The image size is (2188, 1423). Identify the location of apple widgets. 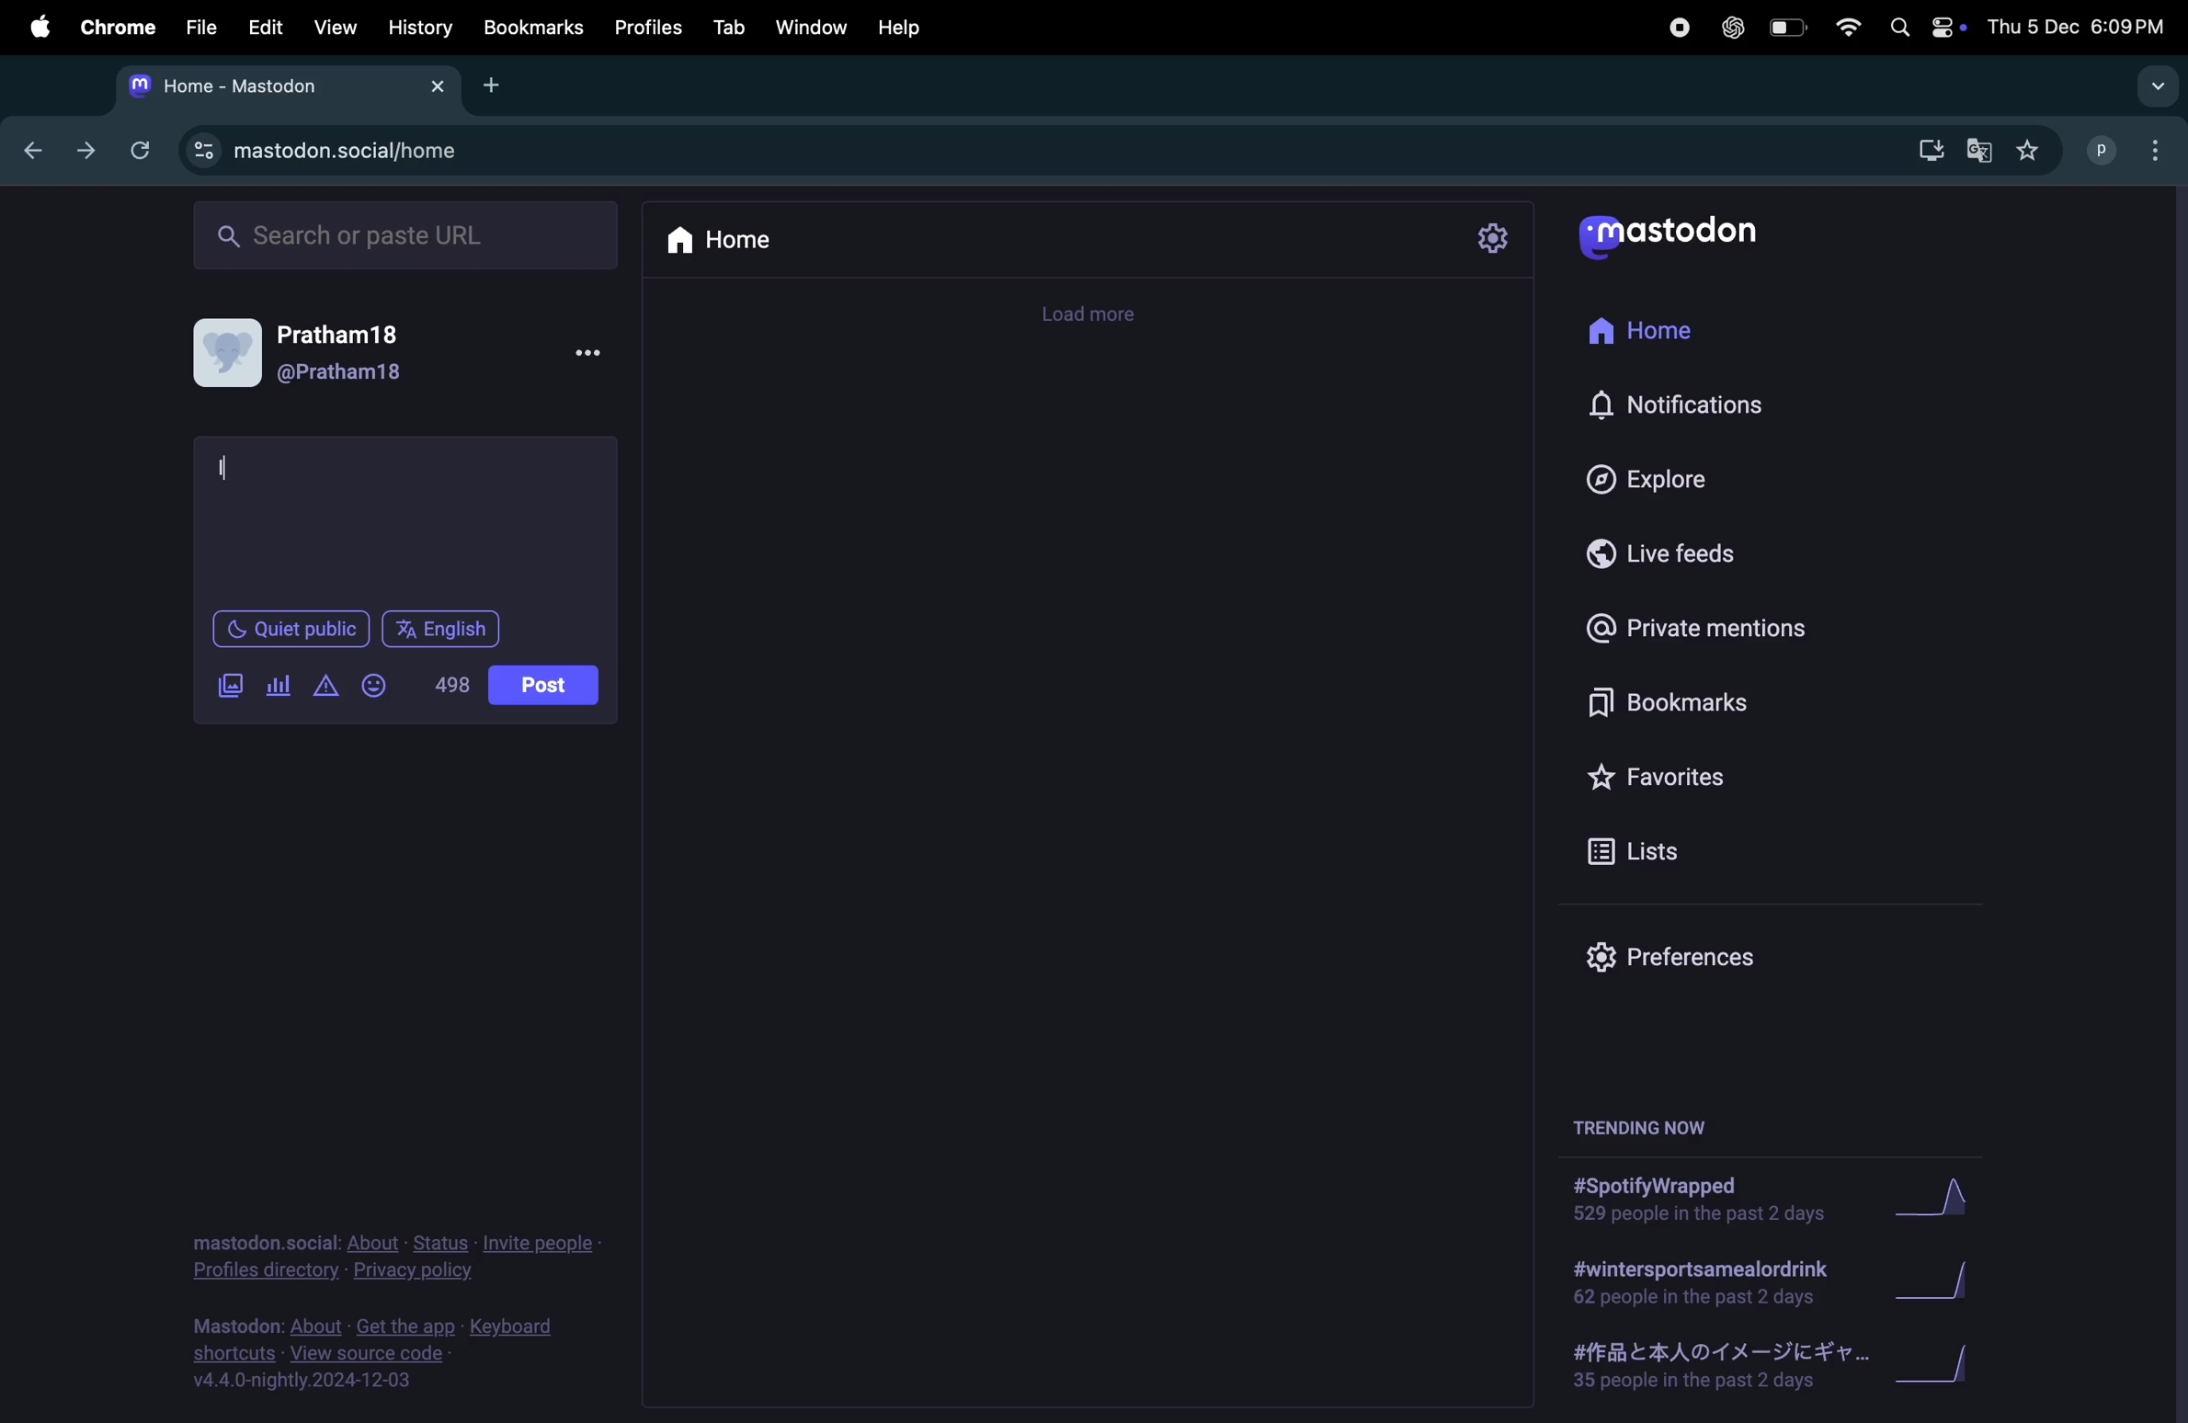
(1924, 27).